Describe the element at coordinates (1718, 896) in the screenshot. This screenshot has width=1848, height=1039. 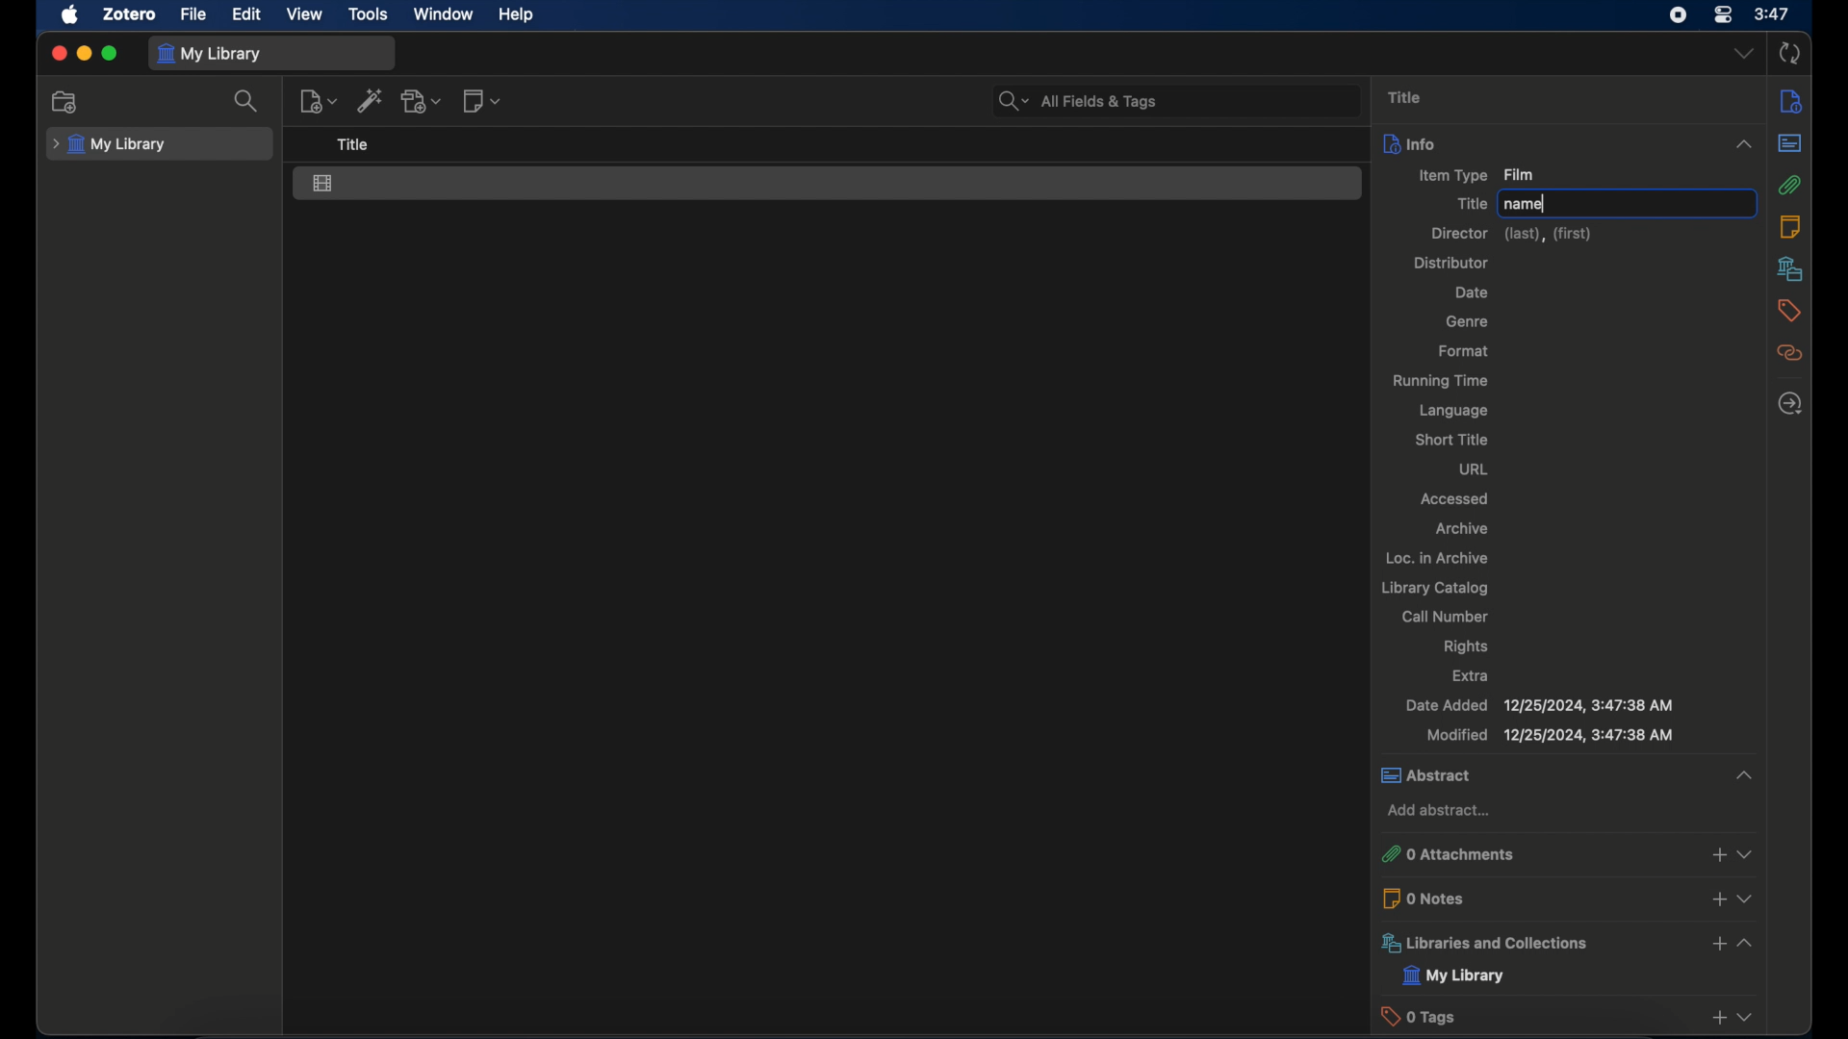
I see `add notes` at that location.